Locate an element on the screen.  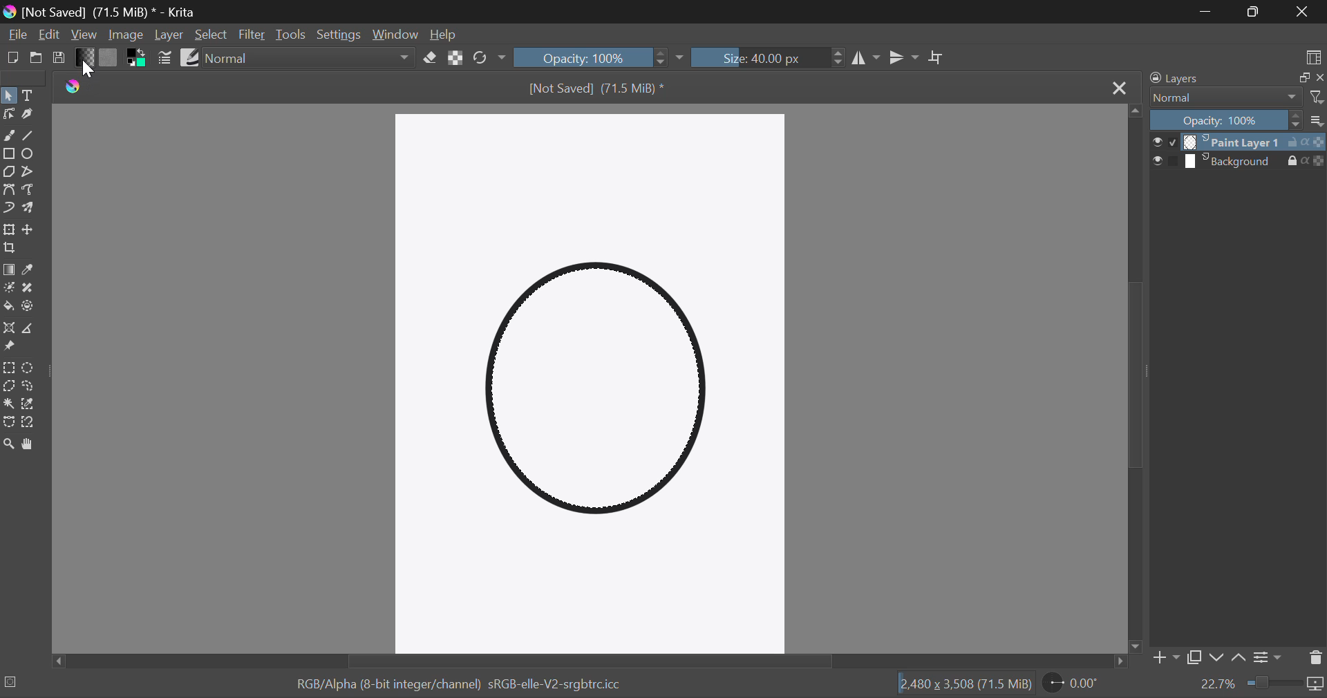
logo is located at coordinates (12, 13).